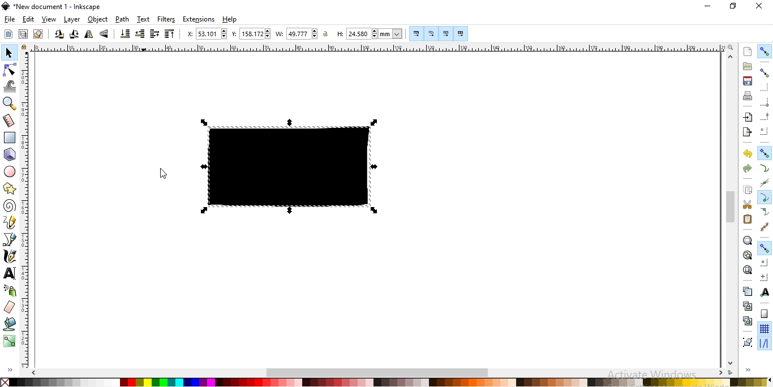  What do you see at coordinates (377, 49) in the screenshot?
I see `ruler` at bounding box center [377, 49].